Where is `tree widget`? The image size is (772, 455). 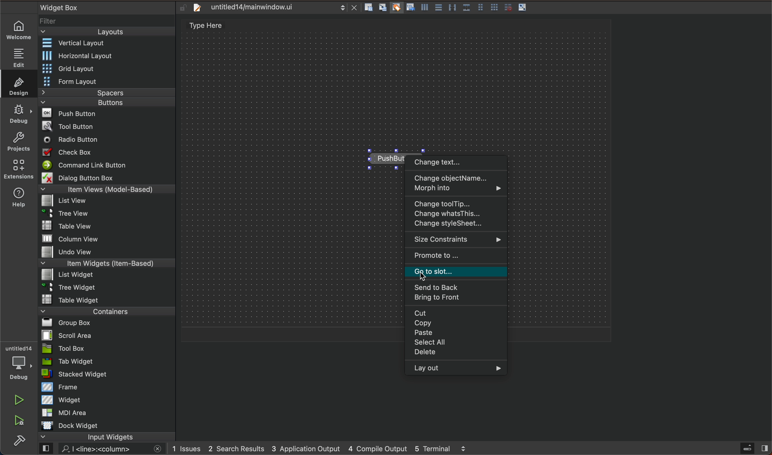 tree widget is located at coordinates (107, 288).